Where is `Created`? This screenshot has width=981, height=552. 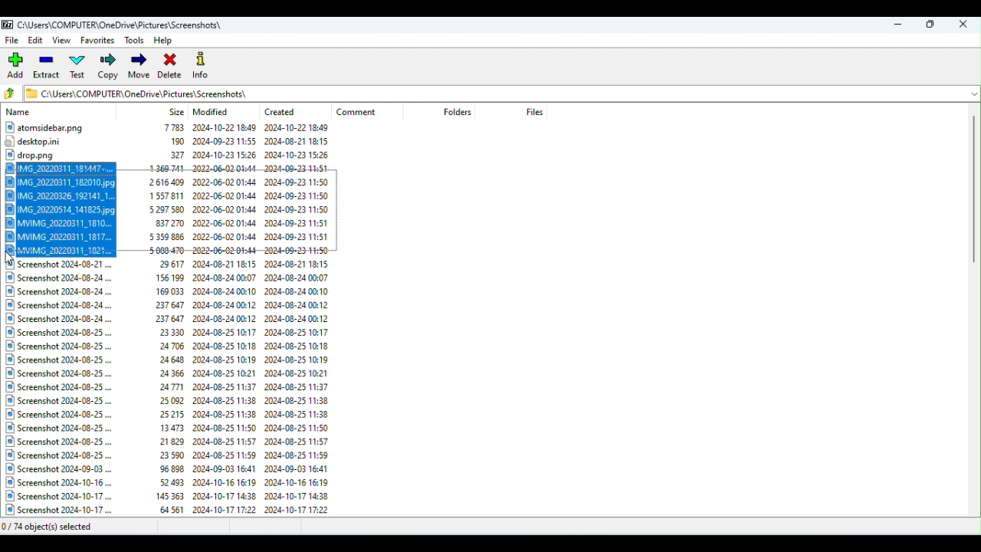 Created is located at coordinates (285, 109).